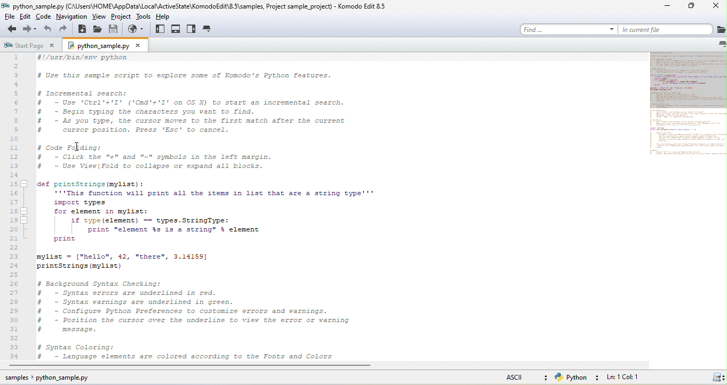 This screenshot has width=727, height=385. Describe the element at coordinates (570, 29) in the screenshot. I see `find` at that location.